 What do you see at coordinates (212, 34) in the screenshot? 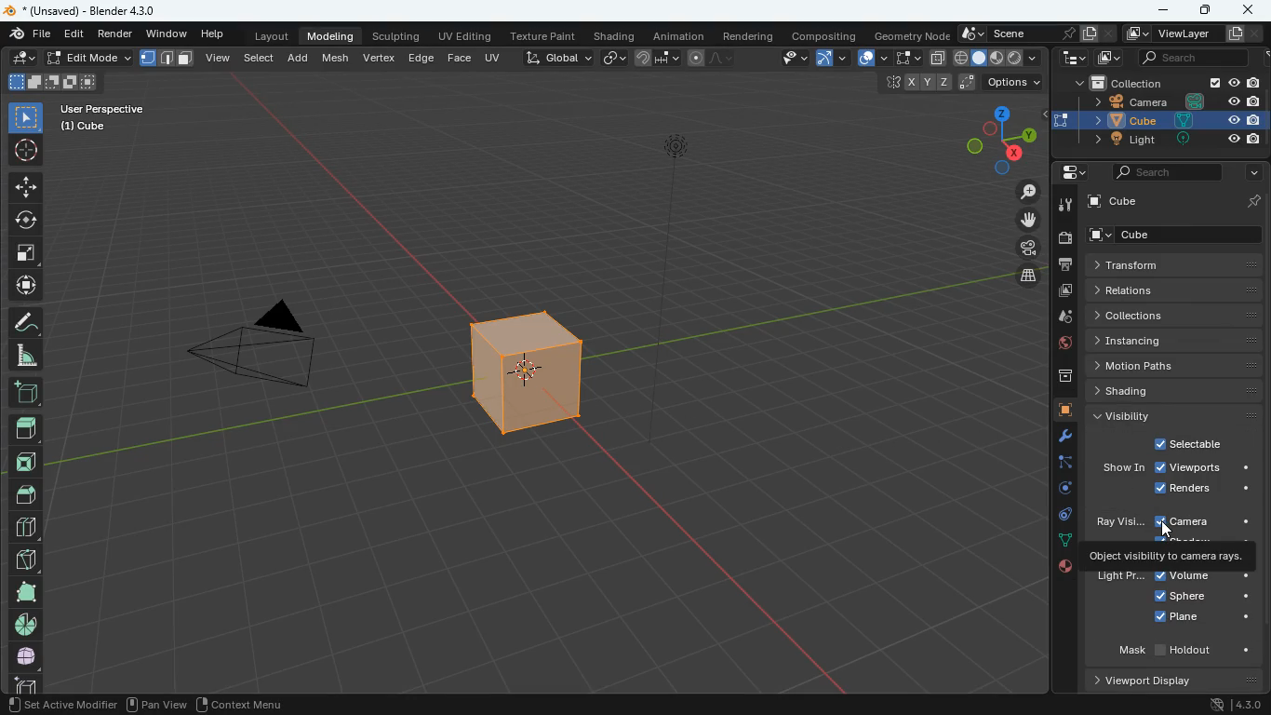
I see `help` at bounding box center [212, 34].